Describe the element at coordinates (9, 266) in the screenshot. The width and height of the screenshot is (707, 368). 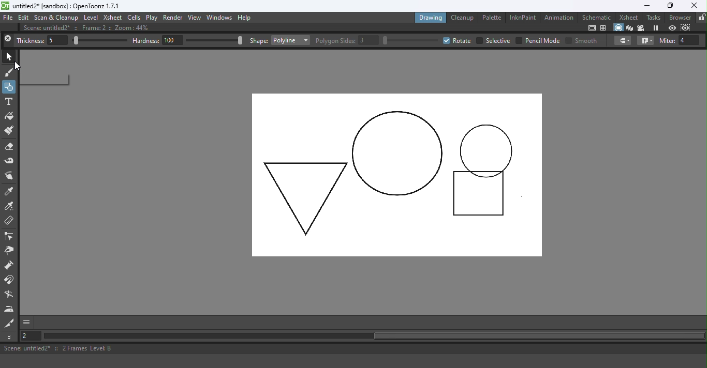
I see `Pump tool` at that location.